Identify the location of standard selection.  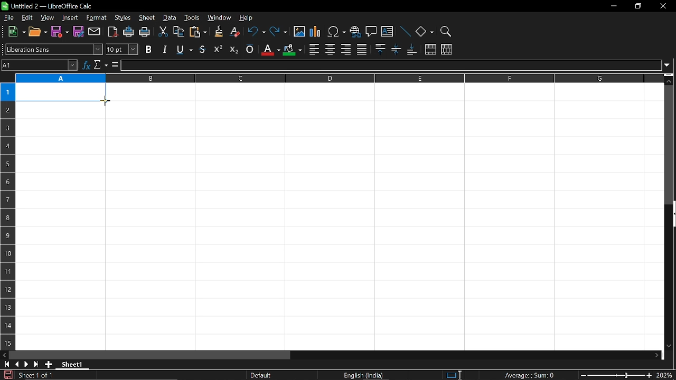
(454, 375).